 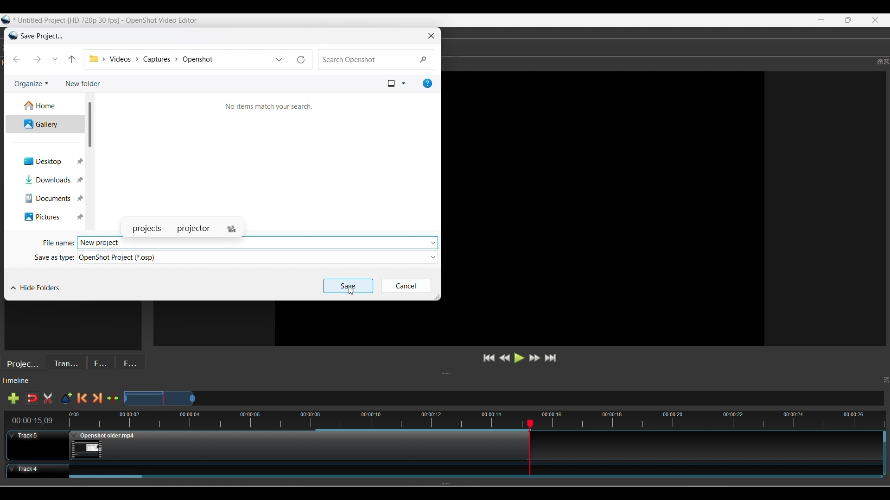 I want to click on File name suggestions , so click(x=182, y=229).